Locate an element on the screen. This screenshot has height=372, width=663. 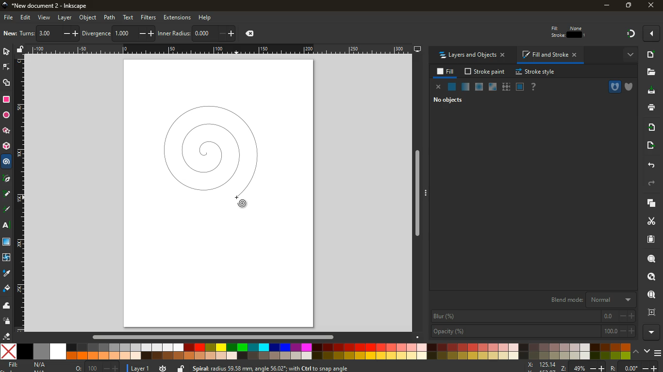
blur is located at coordinates (533, 316).